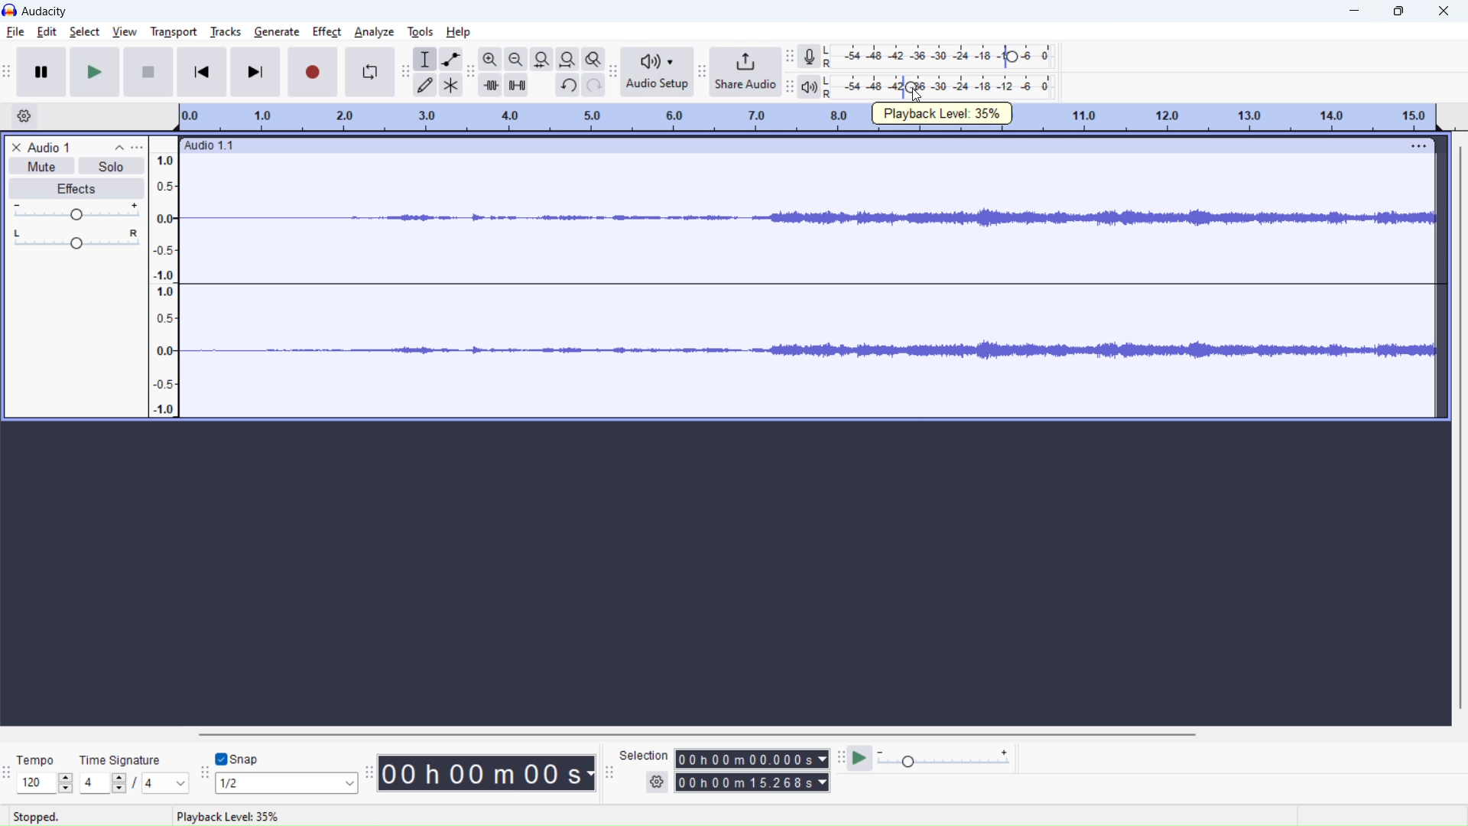 The image size is (1468, 826). What do you see at coordinates (327, 32) in the screenshot?
I see `effect` at bounding box center [327, 32].